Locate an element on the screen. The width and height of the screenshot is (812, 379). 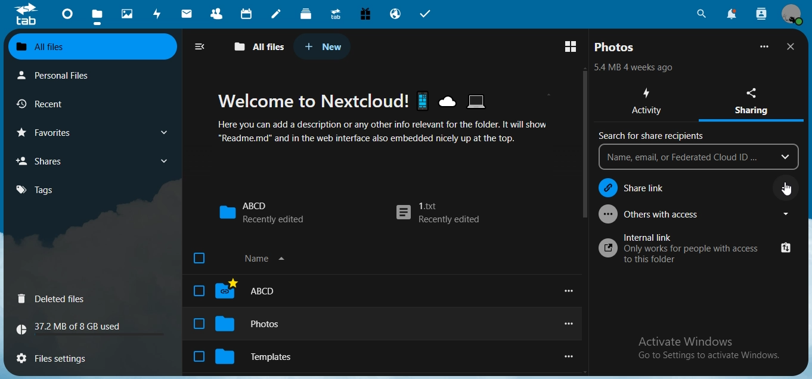
photos is located at coordinates (616, 47).